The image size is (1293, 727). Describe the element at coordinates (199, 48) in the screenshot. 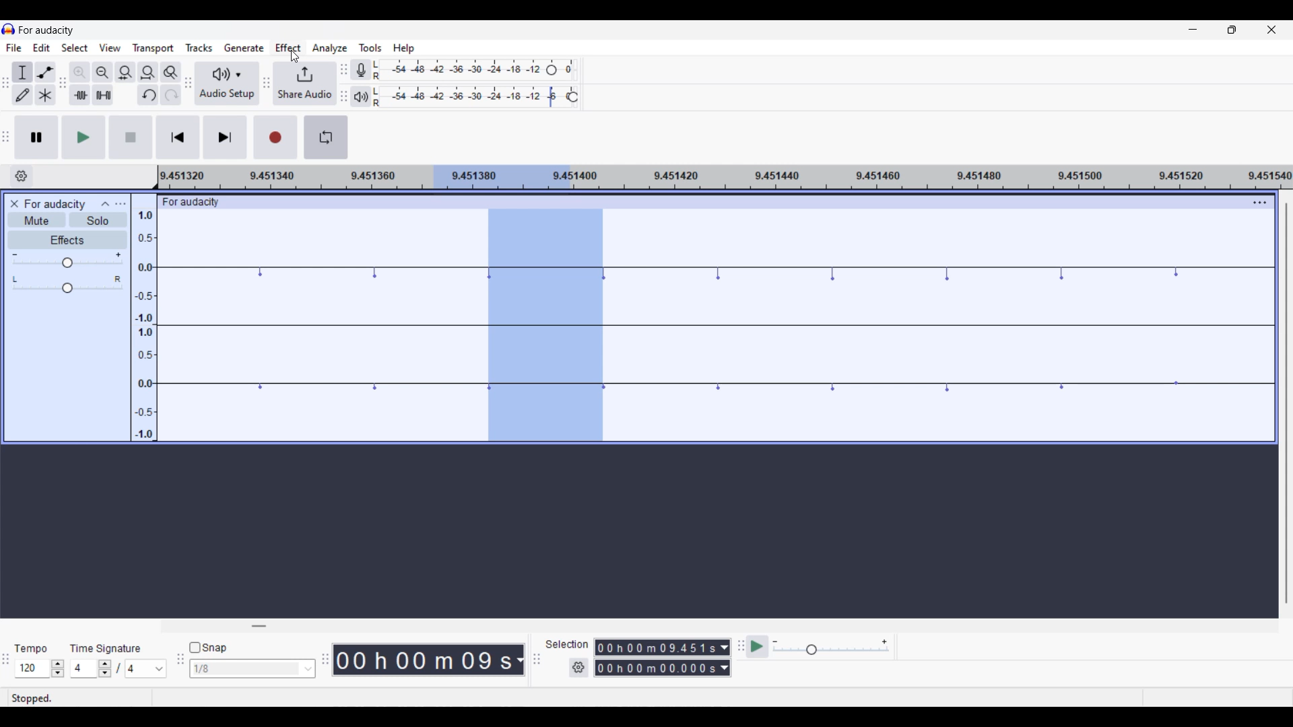

I see `Tracks menu` at that location.